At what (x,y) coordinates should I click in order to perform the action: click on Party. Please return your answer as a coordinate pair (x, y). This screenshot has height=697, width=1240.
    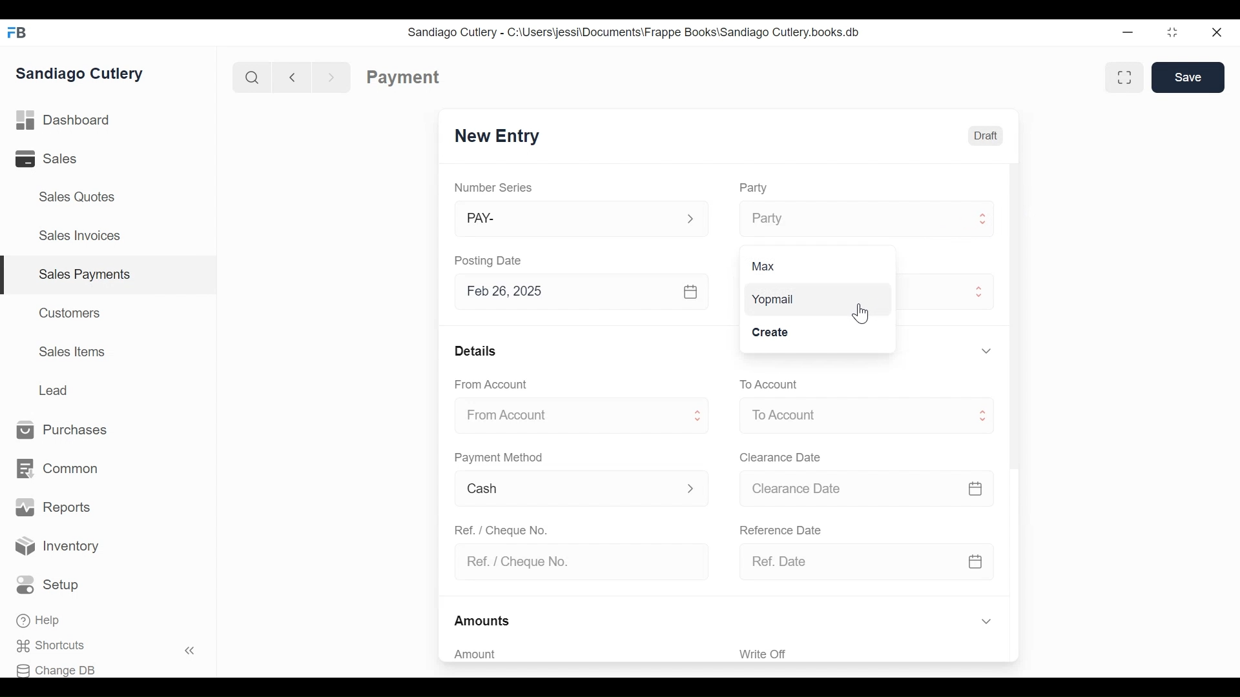
    Looking at the image, I should click on (752, 188).